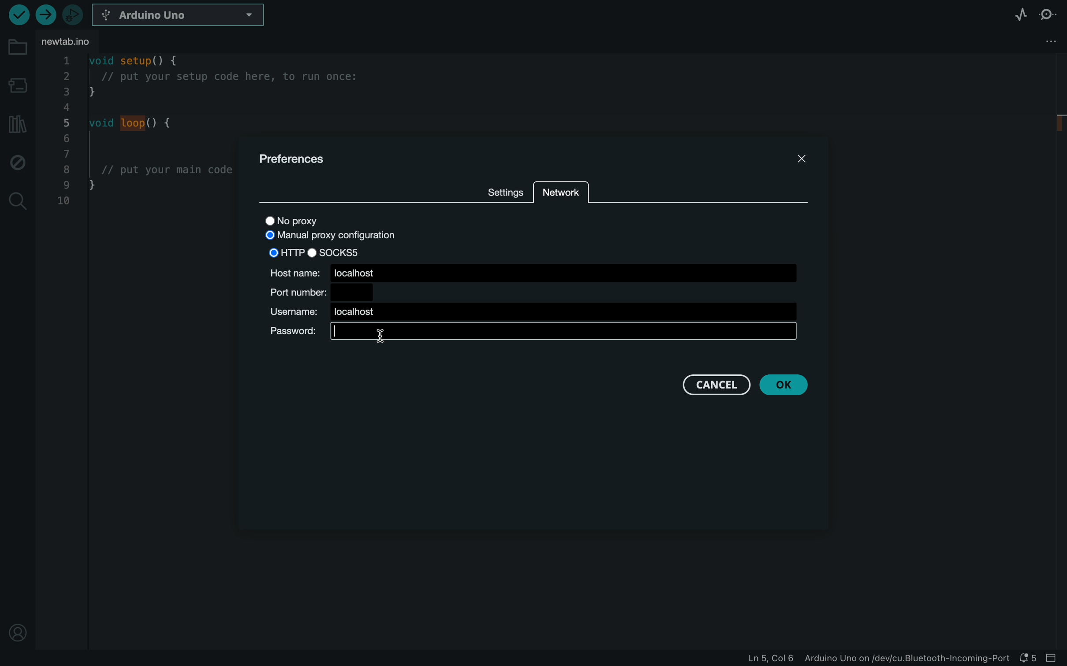 The image size is (1067, 666). I want to click on cancel, so click(714, 385).